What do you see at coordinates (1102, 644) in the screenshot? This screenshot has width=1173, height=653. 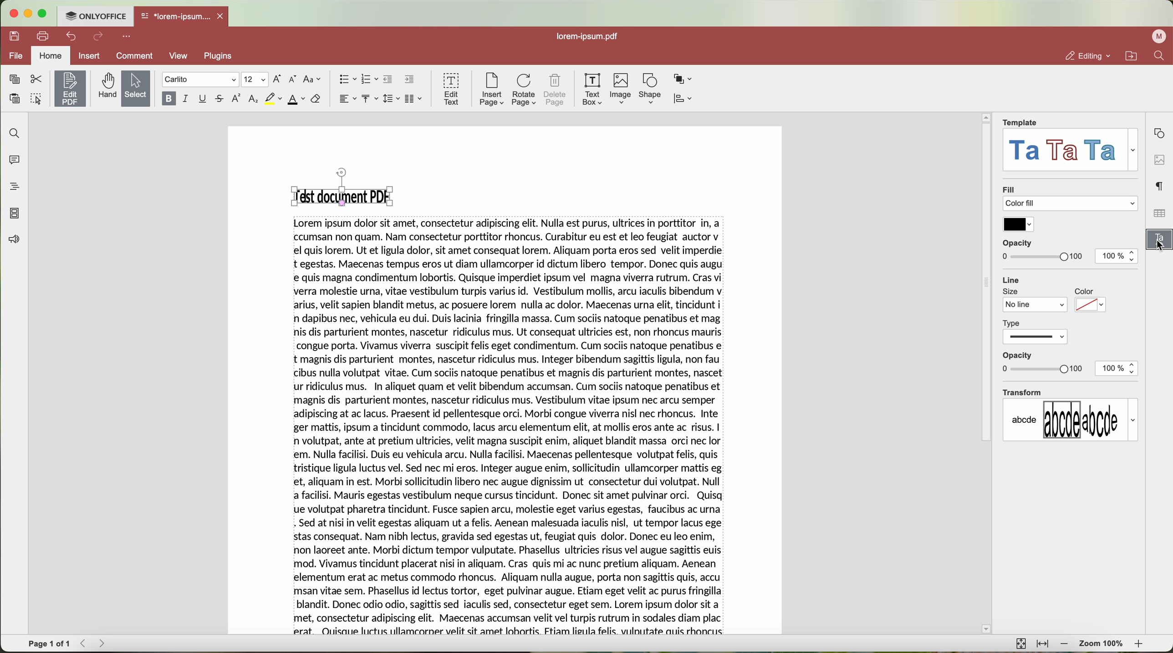 I see `zoom 100%` at bounding box center [1102, 644].